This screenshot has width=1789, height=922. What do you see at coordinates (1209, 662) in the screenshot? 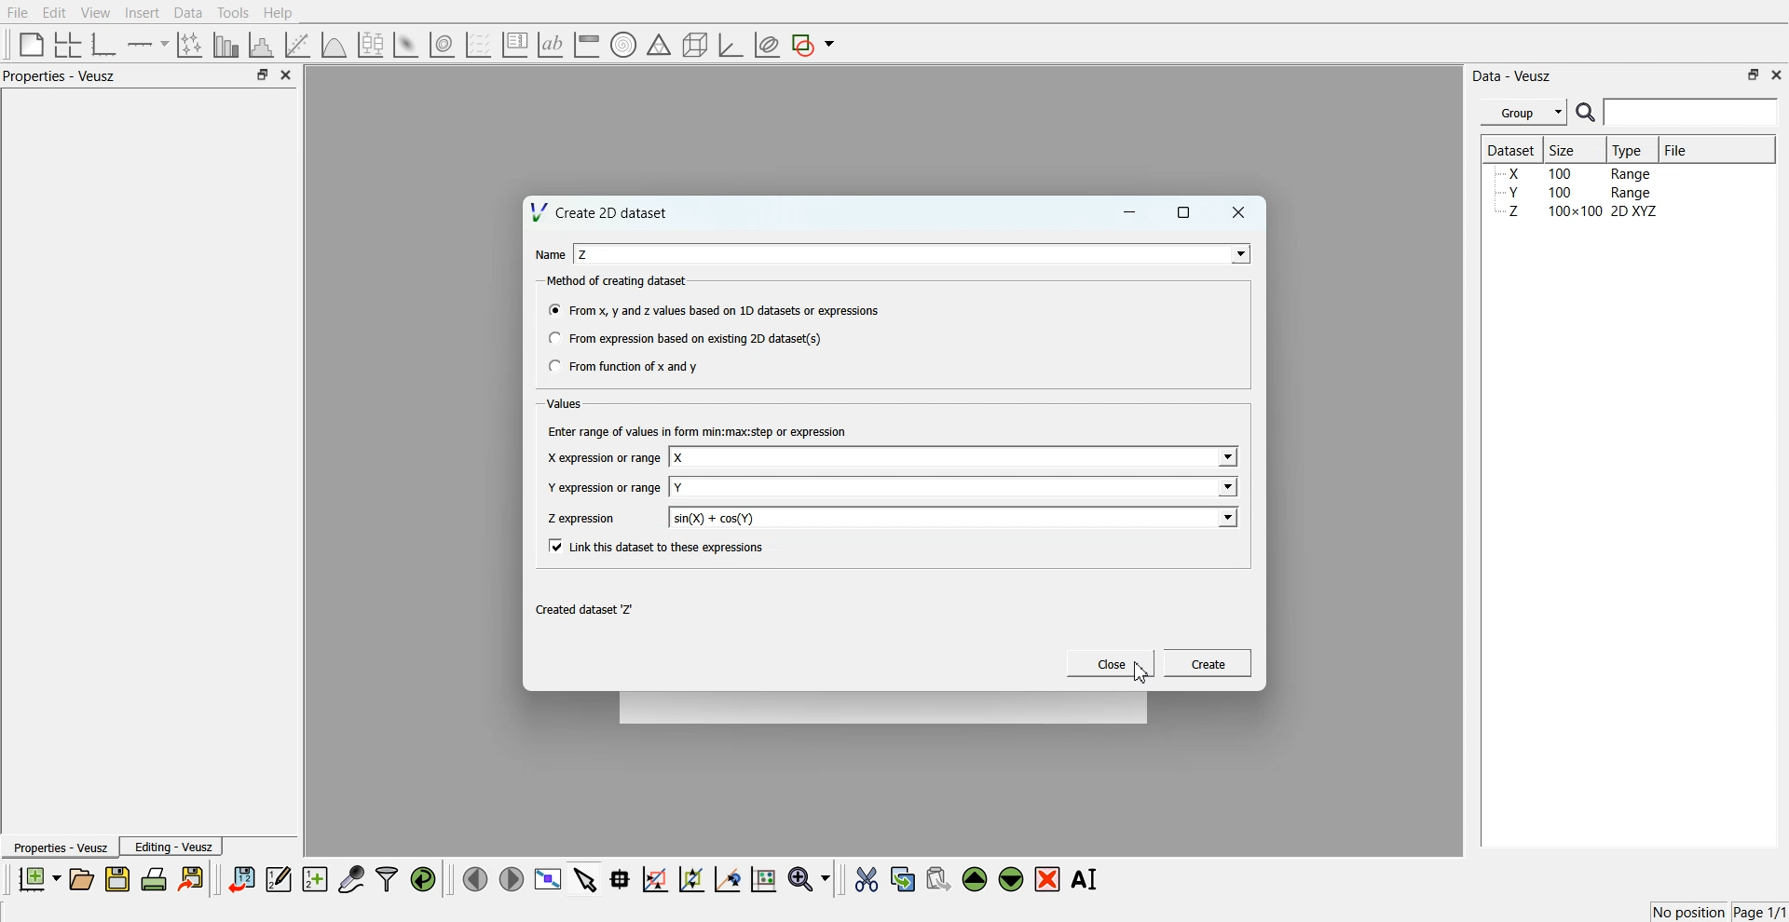
I see `Create` at bounding box center [1209, 662].